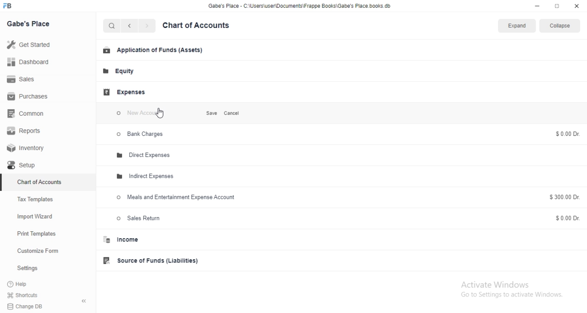 The height and width of the screenshot is (313, 587). Describe the element at coordinates (128, 240) in the screenshot. I see `Income` at that location.